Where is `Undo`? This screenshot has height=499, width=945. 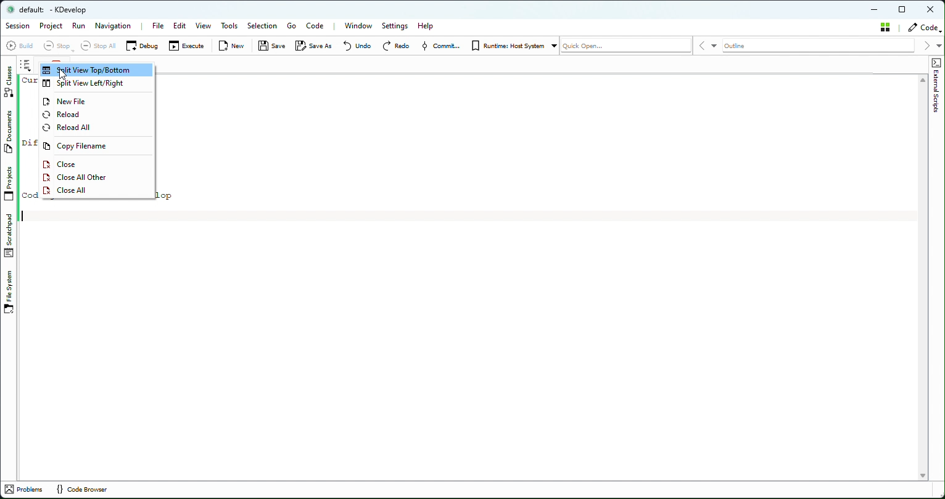
Undo is located at coordinates (357, 47).